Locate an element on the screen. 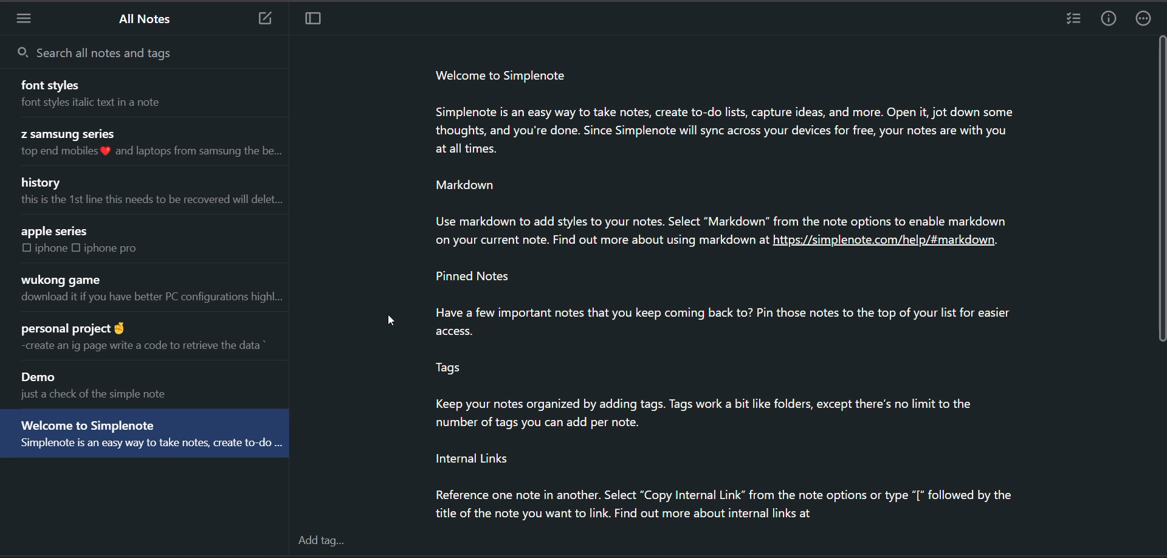 The width and height of the screenshot is (1167, 558). top end mobiles 8 and laptops from samsung the be is located at coordinates (146, 154).